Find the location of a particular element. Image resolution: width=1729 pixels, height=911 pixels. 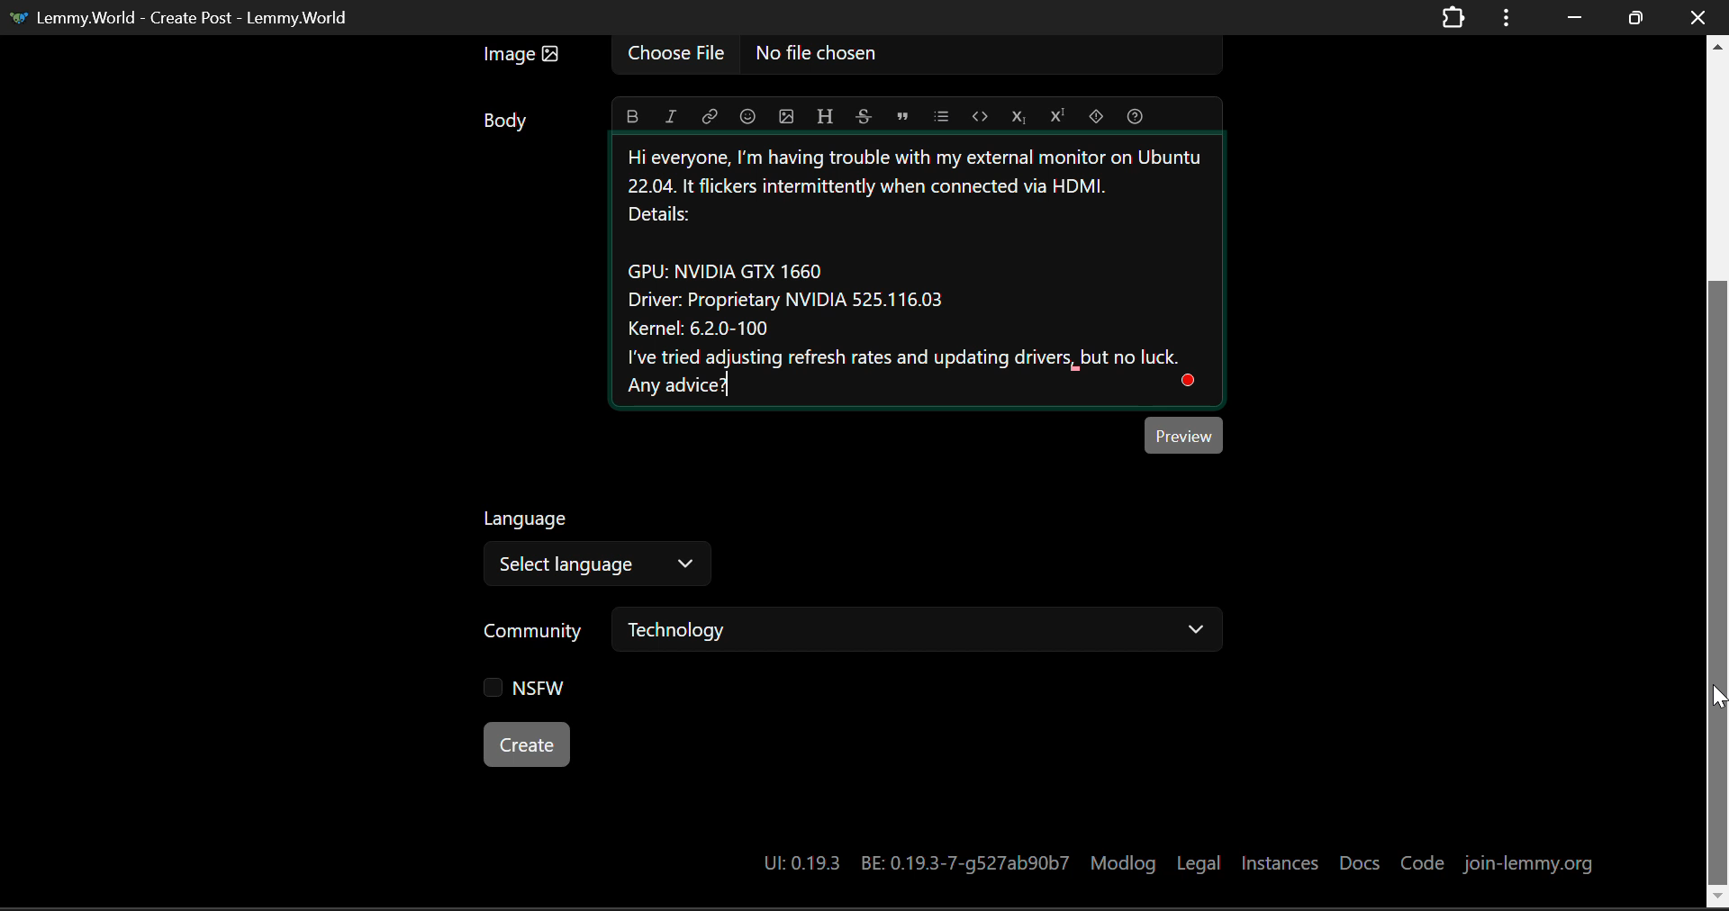

List is located at coordinates (941, 113).